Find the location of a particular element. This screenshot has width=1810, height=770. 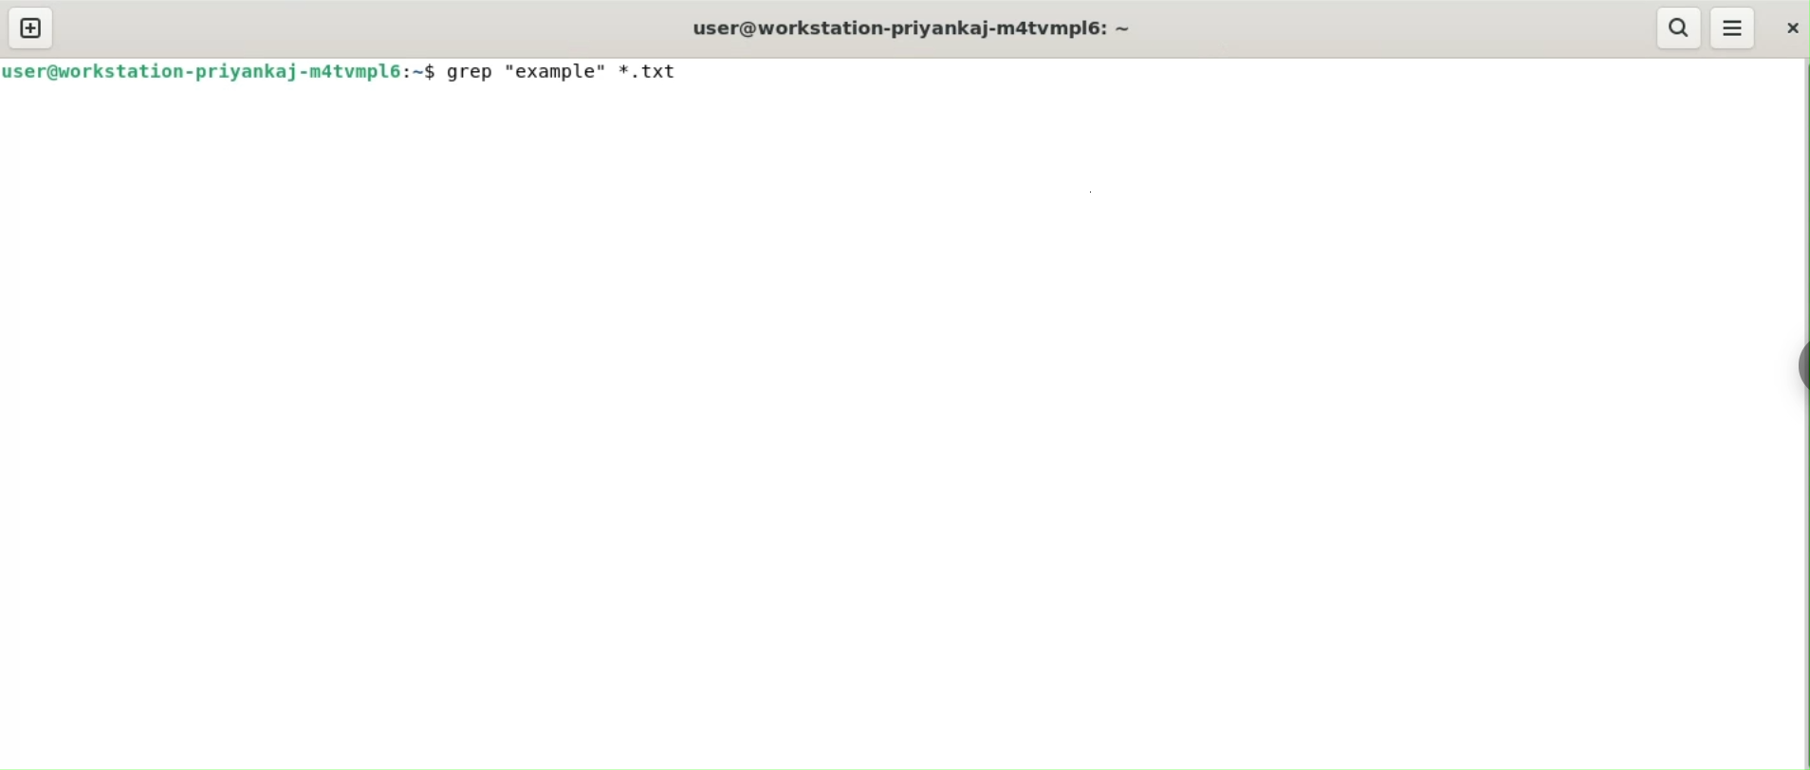

close is located at coordinates (1789, 27).